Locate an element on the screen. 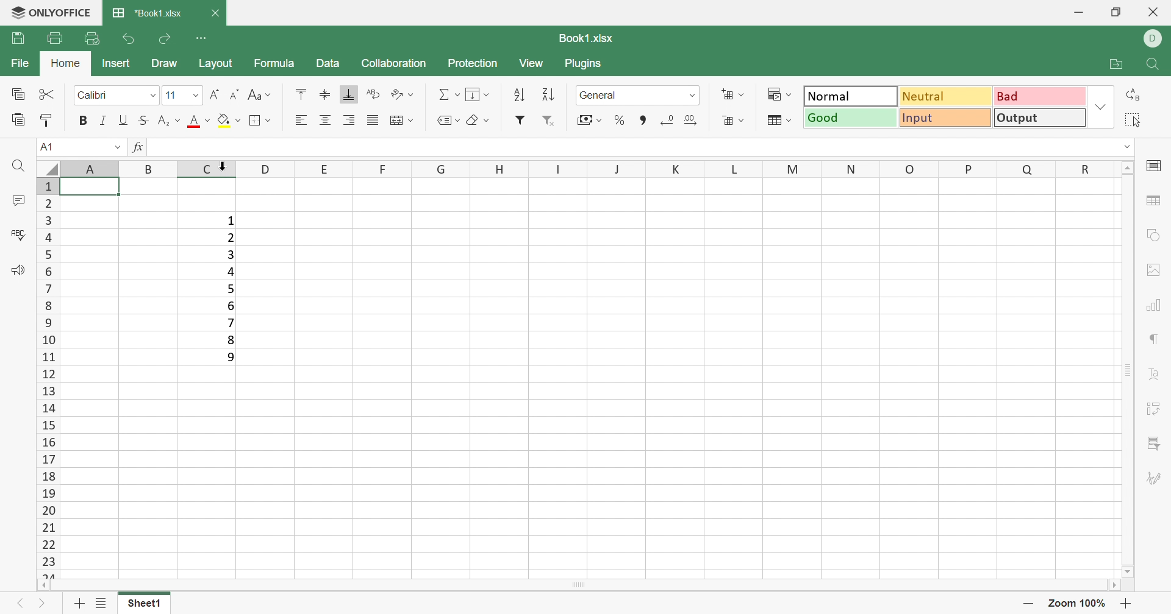 The width and height of the screenshot is (1171, 614). Text Art settings is located at coordinates (1156, 376).